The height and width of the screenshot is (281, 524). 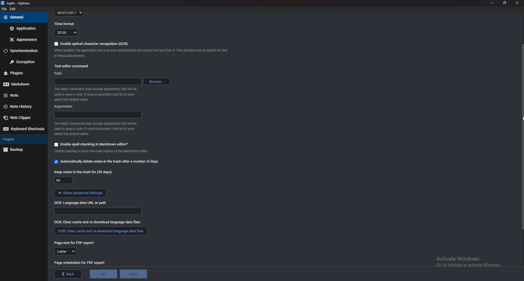 What do you see at coordinates (96, 129) in the screenshot?
I see `Info` at bounding box center [96, 129].